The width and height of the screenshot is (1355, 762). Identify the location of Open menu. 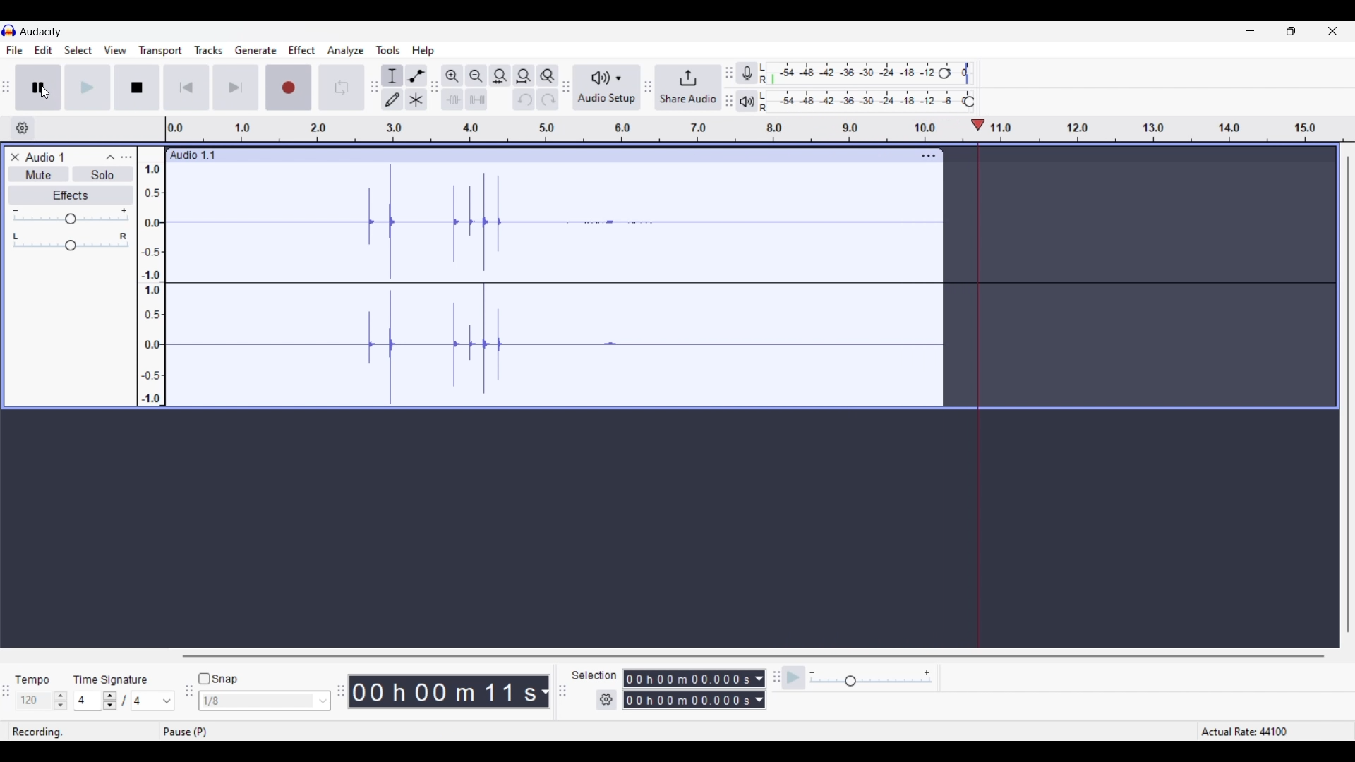
(126, 157).